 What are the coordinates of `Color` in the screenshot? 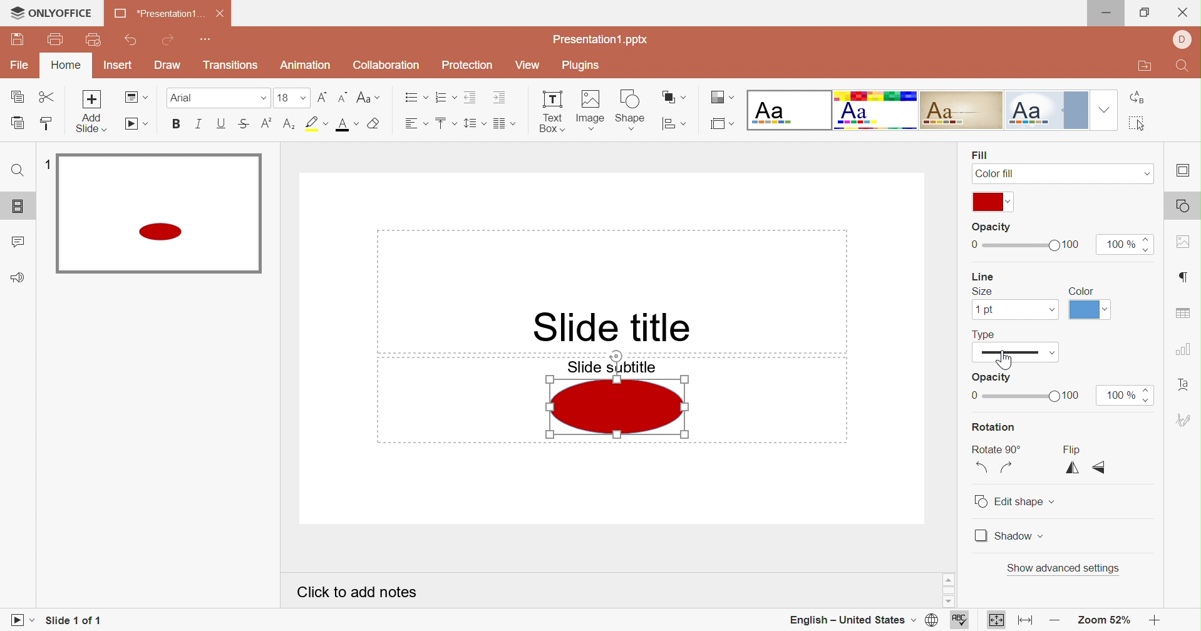 It's located at (1083, 289).